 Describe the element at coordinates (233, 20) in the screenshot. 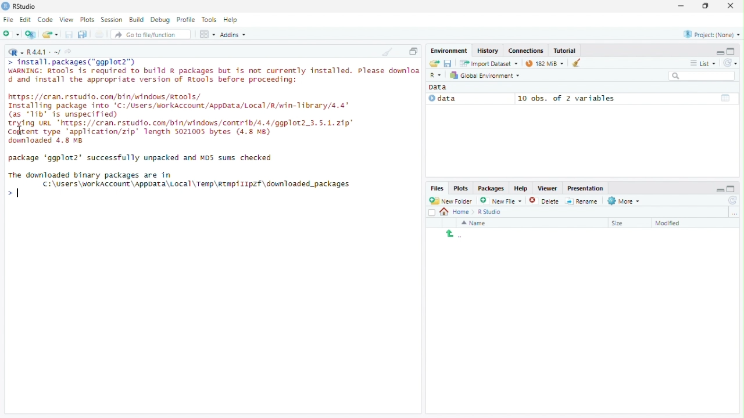

I see `Help` at that location.